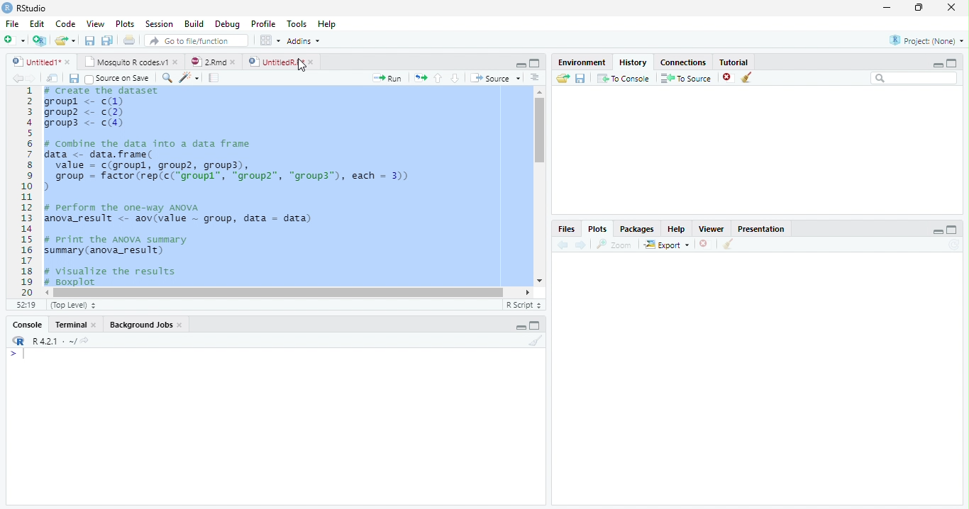 This screenshot has width=969, height=509. I want to click on Help, so click(326, 26).